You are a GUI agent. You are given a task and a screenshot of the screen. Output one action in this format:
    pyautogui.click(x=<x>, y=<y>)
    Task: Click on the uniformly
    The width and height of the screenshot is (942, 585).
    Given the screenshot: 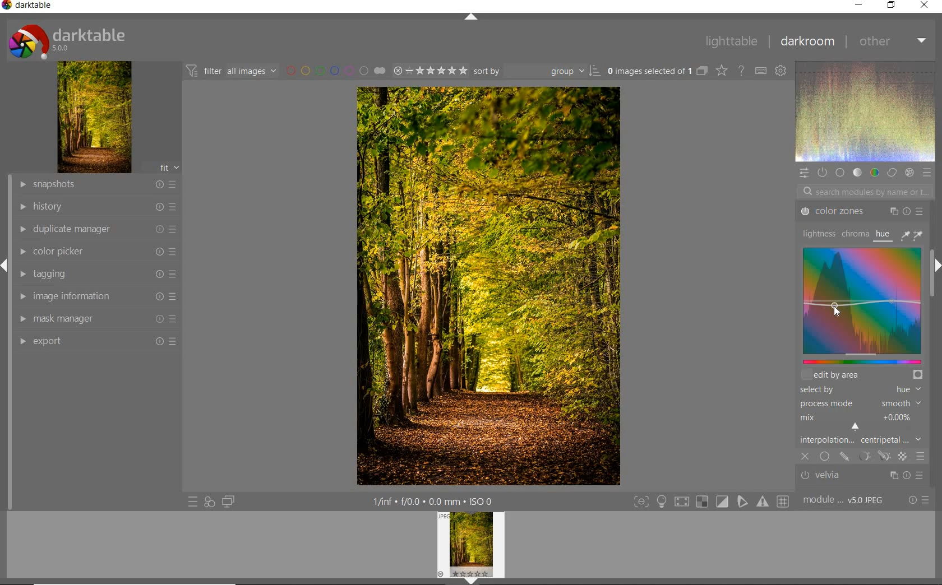 What is the action you would take?
    pyautogui.click(x=824, y=457)
    